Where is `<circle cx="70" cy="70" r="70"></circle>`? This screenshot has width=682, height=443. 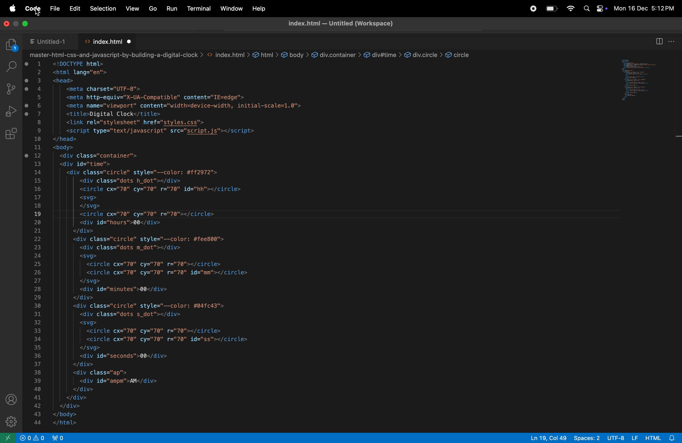
<circle cx="70" cy="70" r="70"></circle> is located at coordinates (160, 331).